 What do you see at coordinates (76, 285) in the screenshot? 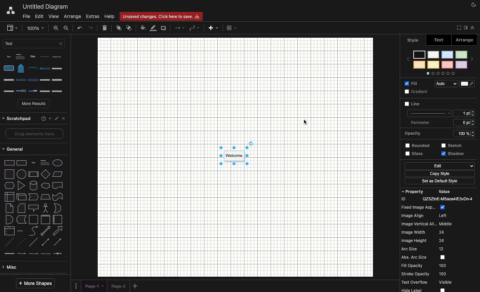
I see `Options` at bounding box center [76, 285].